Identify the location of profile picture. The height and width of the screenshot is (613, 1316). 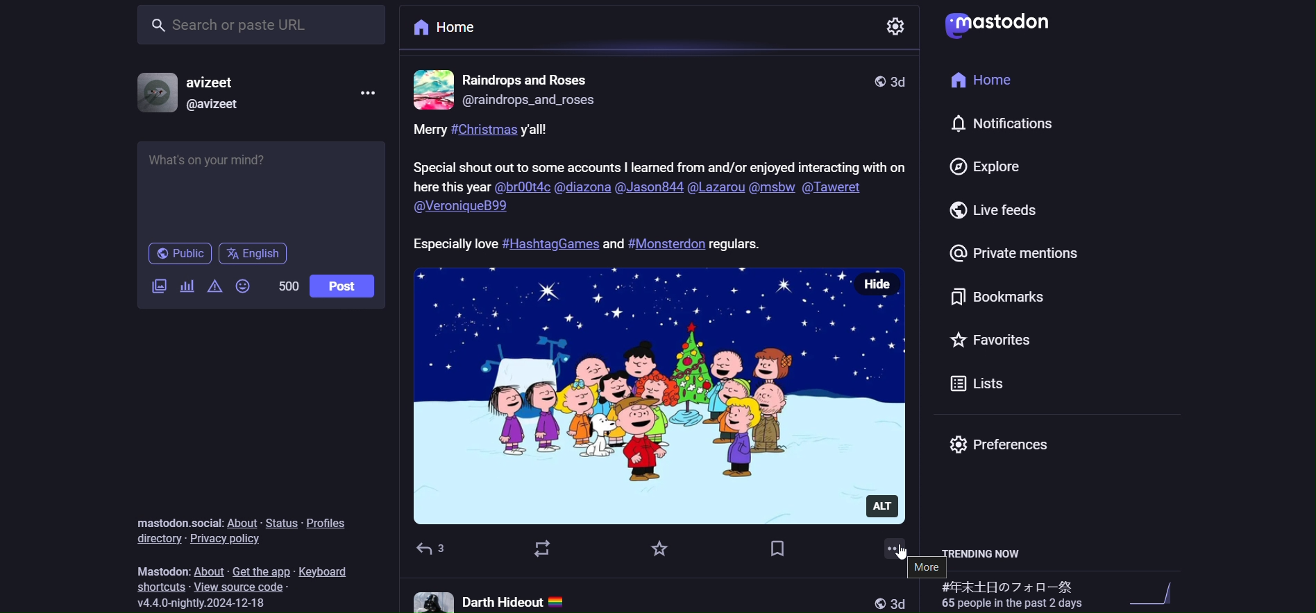
(154, 94).